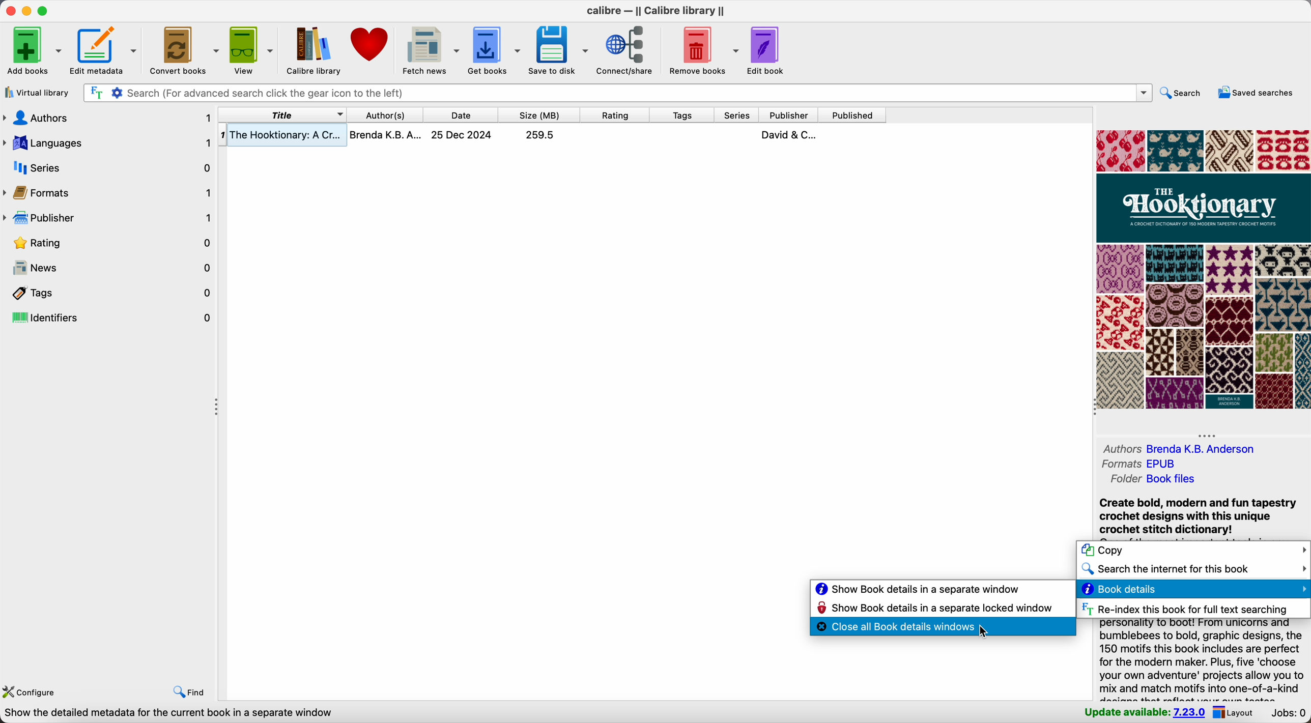  Describe the element at coordinates (1237, 713) in the screenshot. I see `layout` at that location.